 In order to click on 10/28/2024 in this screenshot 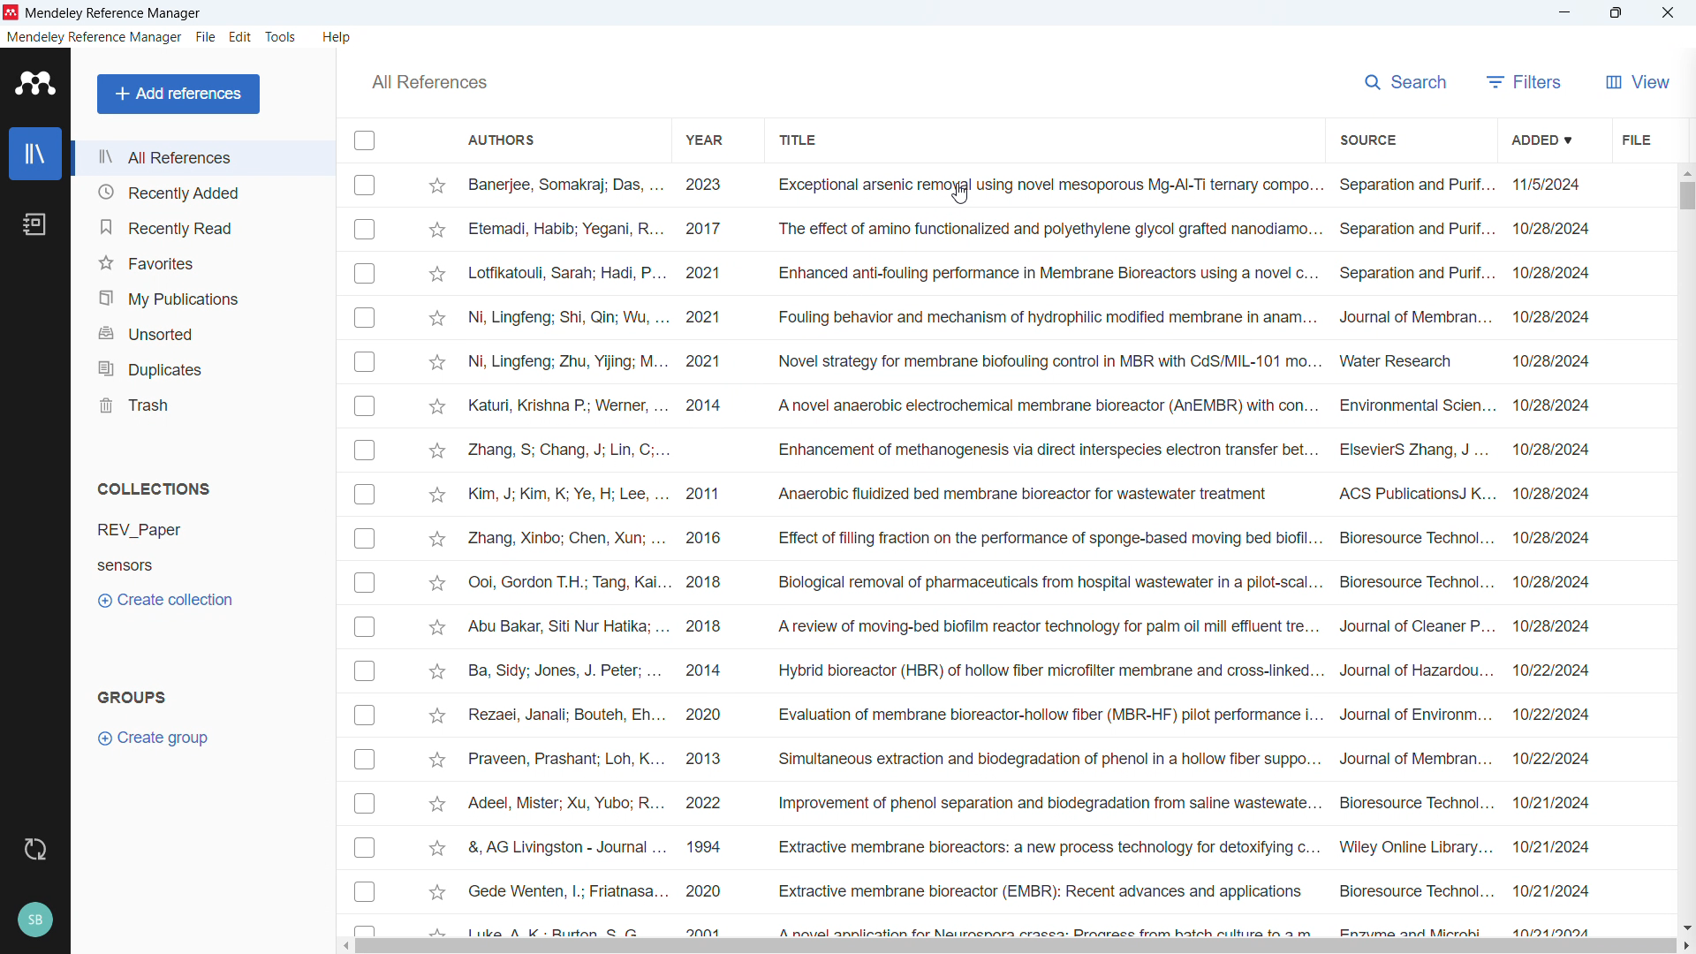, I will do `click(1557, 625)`.